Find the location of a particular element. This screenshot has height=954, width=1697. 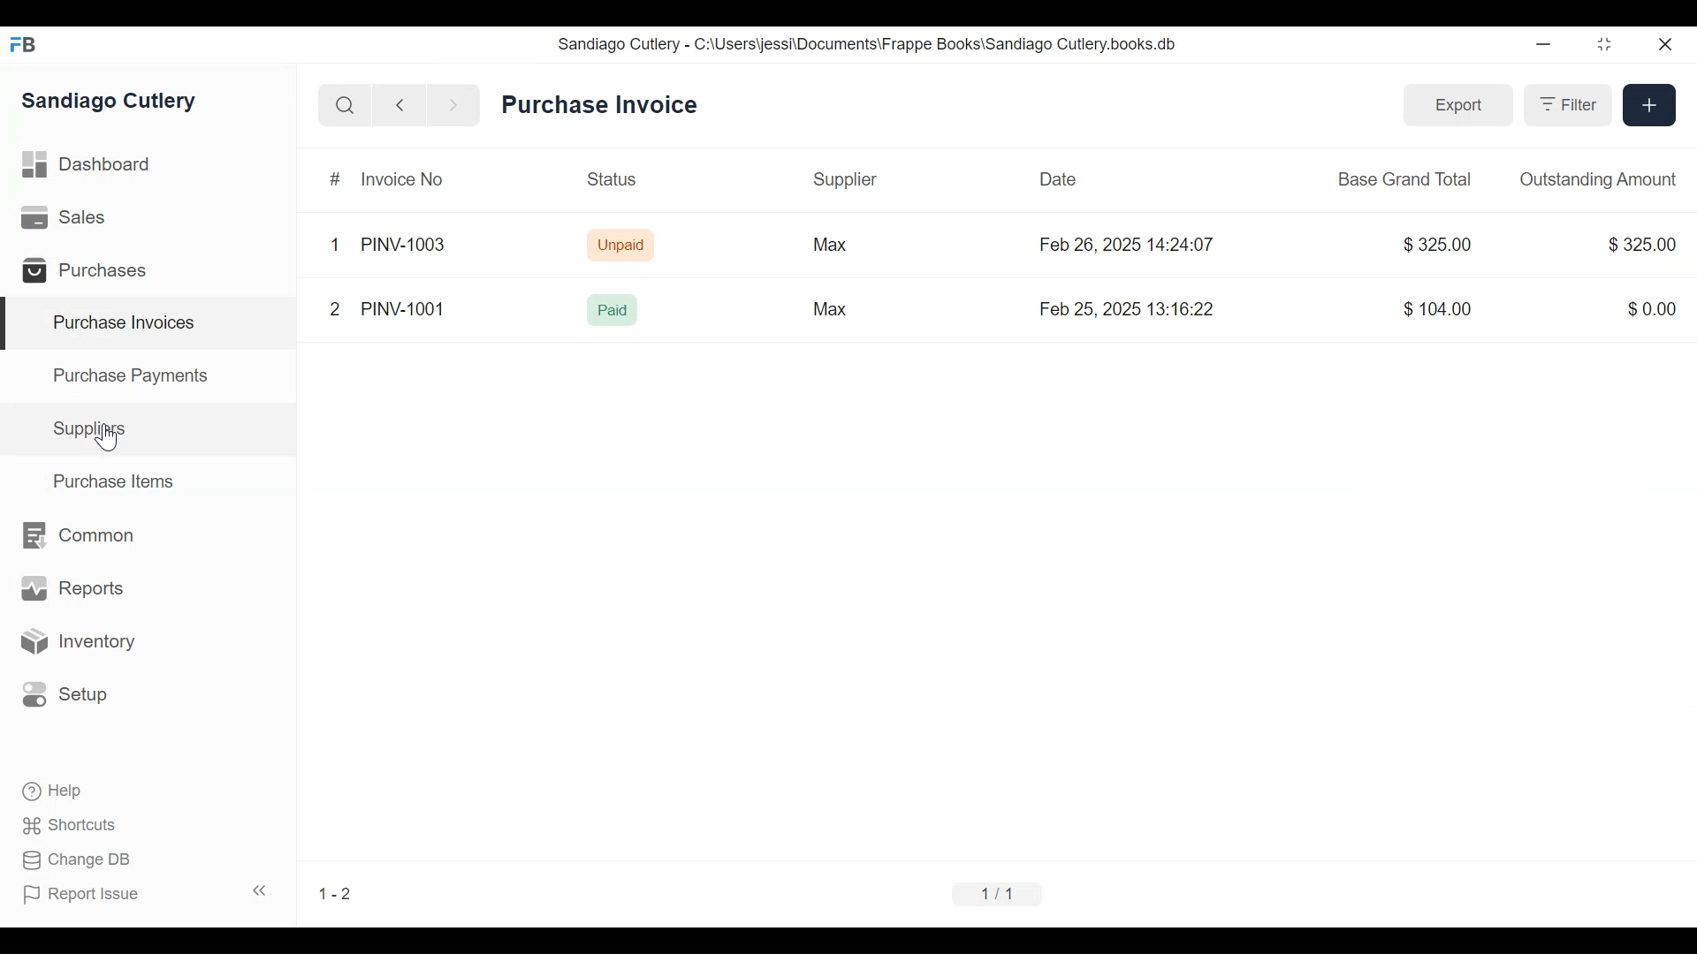

[FP Report Issue is located at coordinates (87, 899).